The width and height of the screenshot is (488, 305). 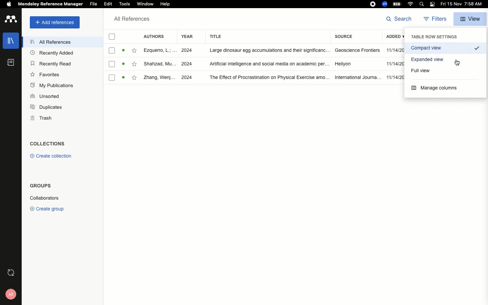 I want to click on Tools, so click(x=125, y=4).